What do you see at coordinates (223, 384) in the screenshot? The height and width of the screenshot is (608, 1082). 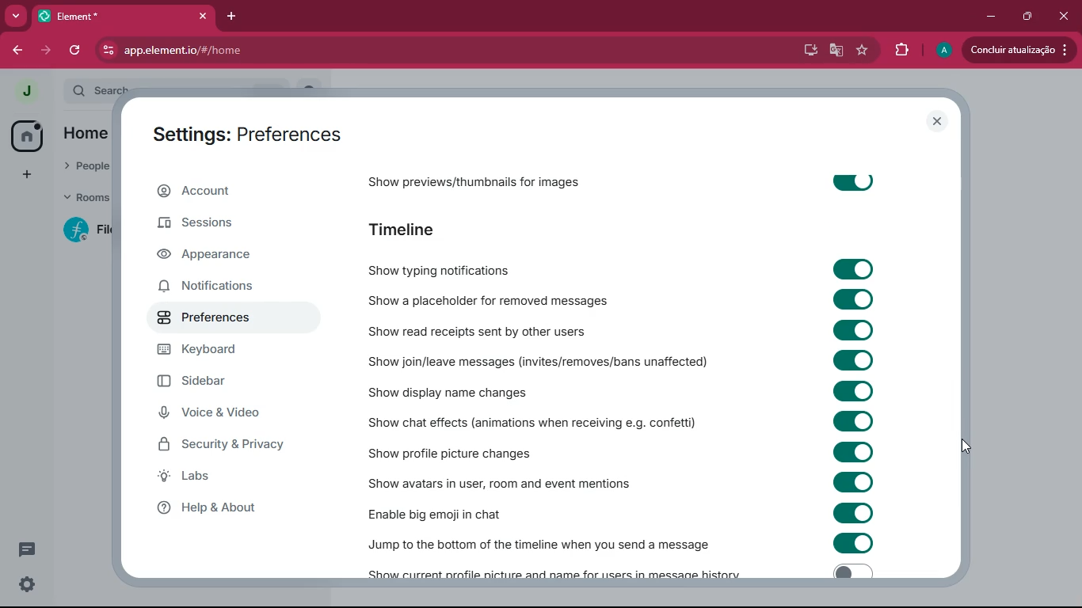 I see `sidebar` at bounding box center [223, 384].